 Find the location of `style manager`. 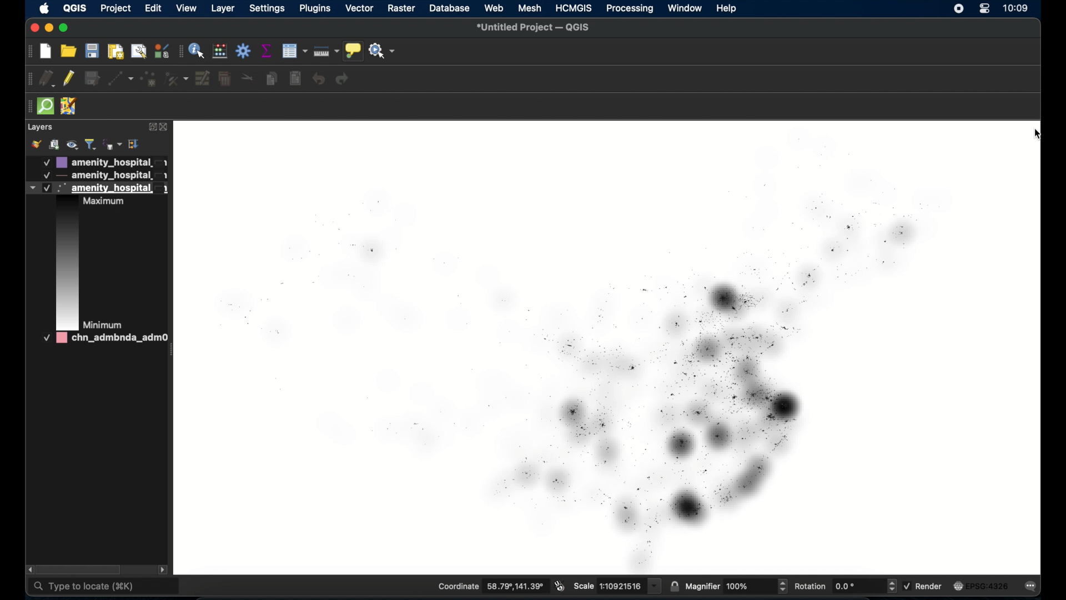

style manager is located at coordinates (35, 144).